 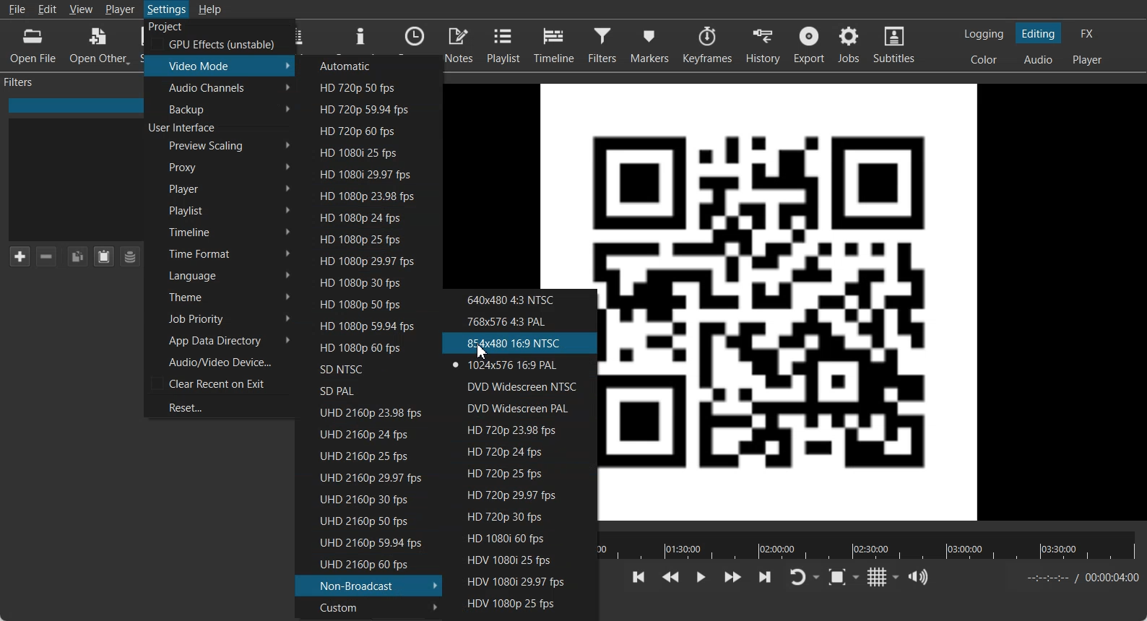 I want to click on Add Filter, so click(x=19, y=256).